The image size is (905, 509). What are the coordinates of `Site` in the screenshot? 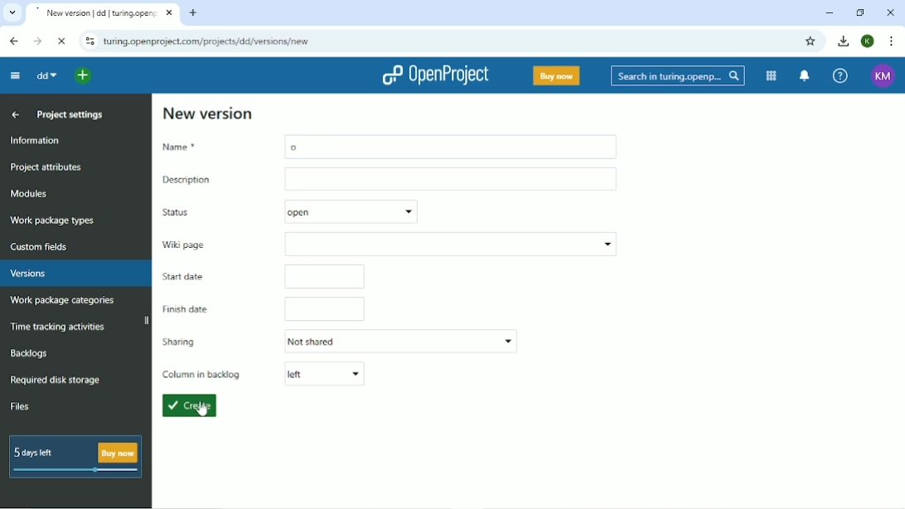 It's located at (207, 41).